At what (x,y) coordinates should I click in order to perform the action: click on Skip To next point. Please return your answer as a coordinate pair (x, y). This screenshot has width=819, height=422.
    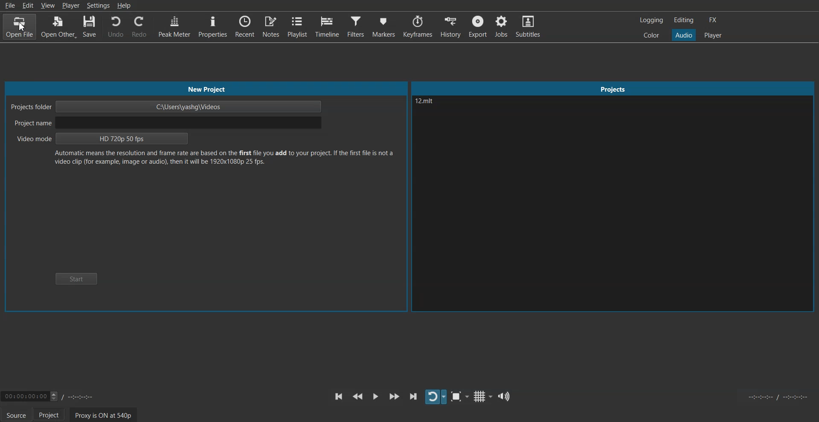
    Looking at the image, I should click on (414, 396).